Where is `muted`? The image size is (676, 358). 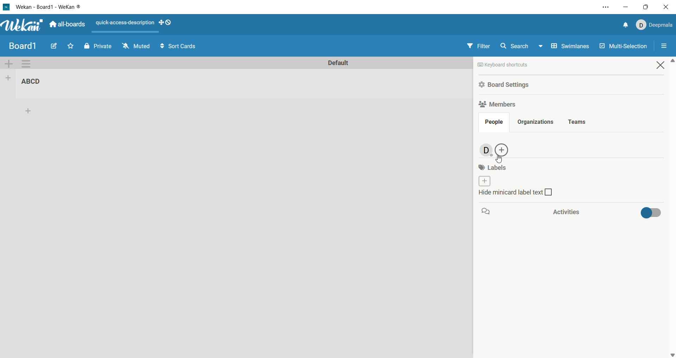 muted is located at coordinates (136, 46).